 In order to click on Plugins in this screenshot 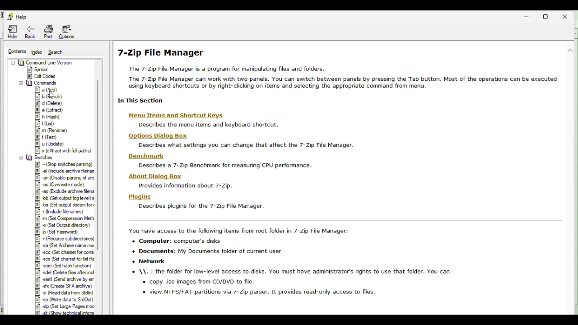, I will do `click(140, 197)`.